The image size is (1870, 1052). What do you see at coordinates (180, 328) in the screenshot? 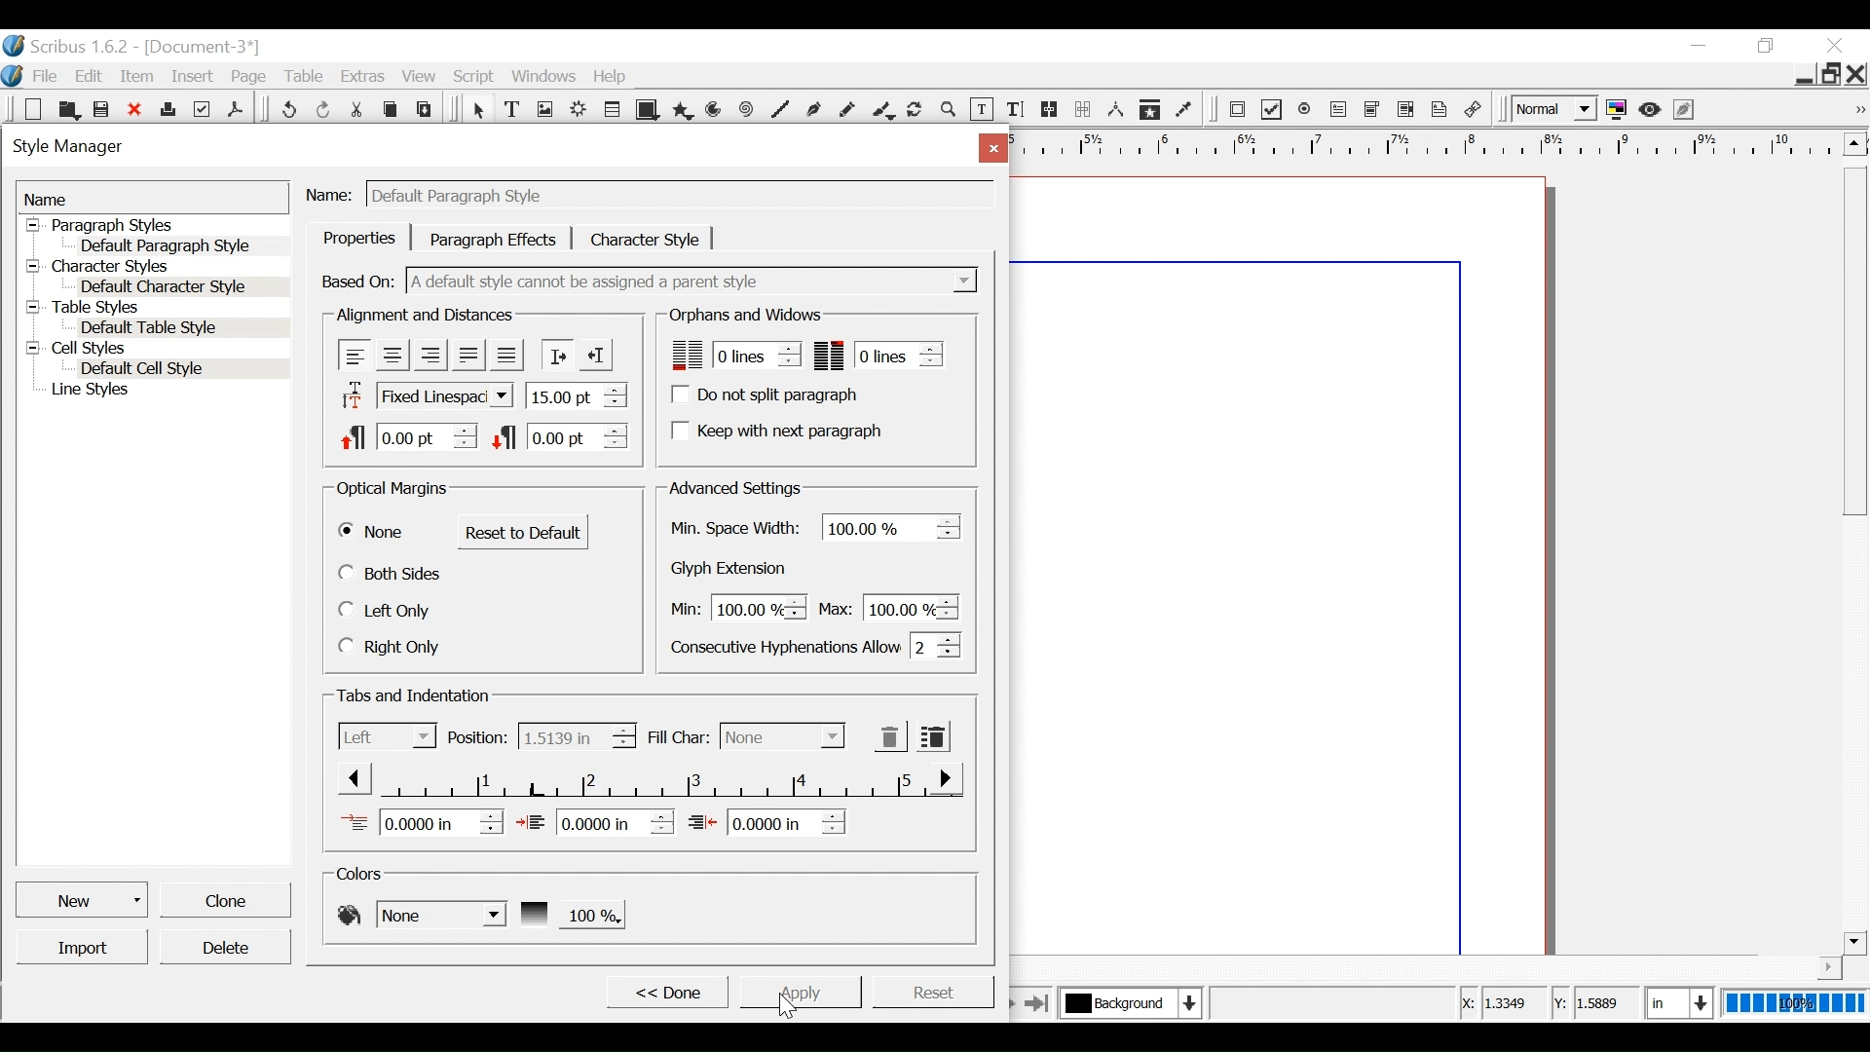
I see `Default Table Styles` at bounding box center [180, 328].